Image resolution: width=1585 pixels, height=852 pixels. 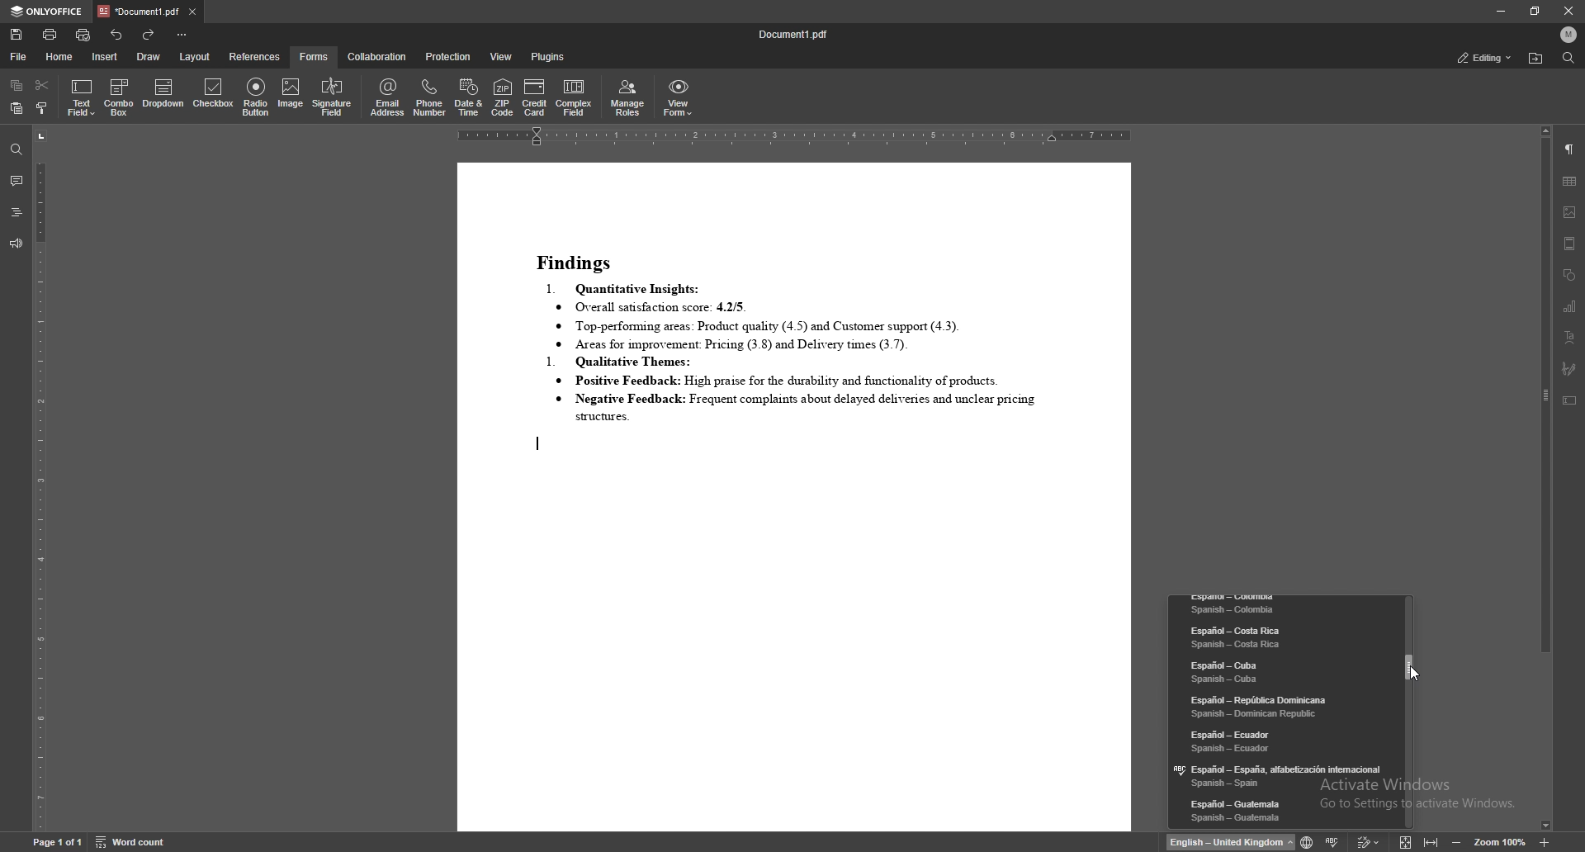 What do you see at coordinates (47, 12) in the screenshot?
I see `onlyoffice` at bounding box center [47, 12].